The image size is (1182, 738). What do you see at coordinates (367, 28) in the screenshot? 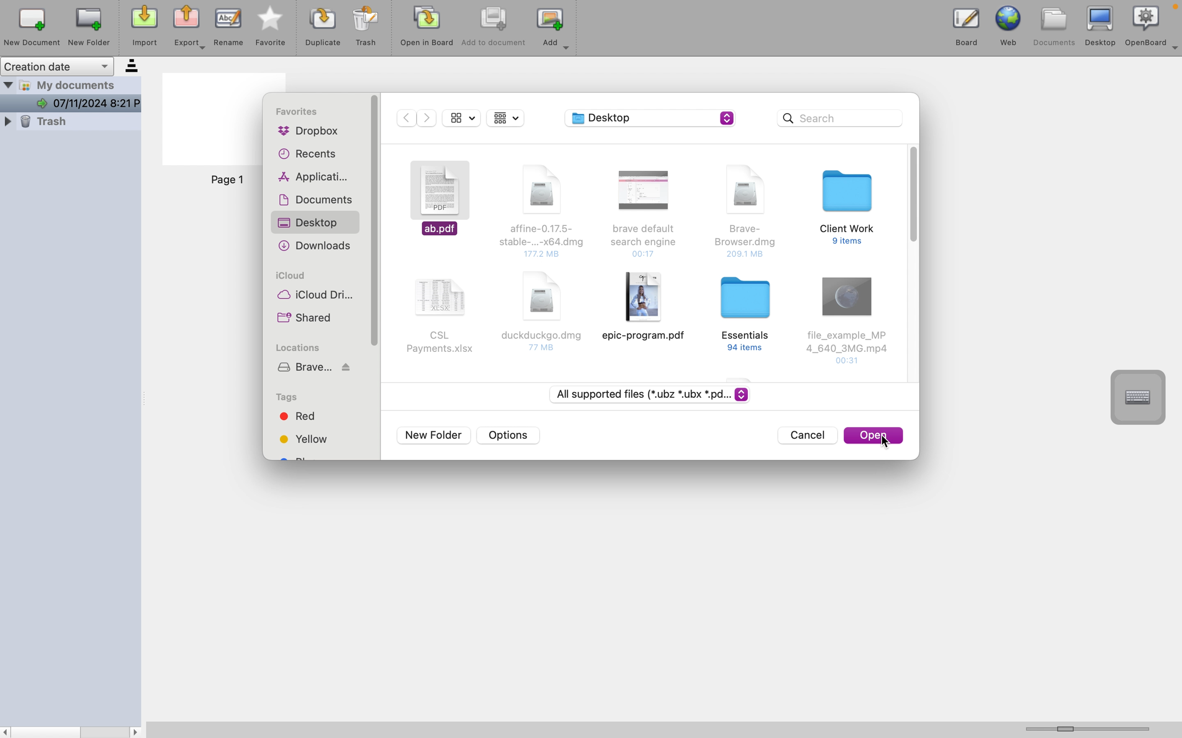
I see `trash` at bounding box center [367, 28].